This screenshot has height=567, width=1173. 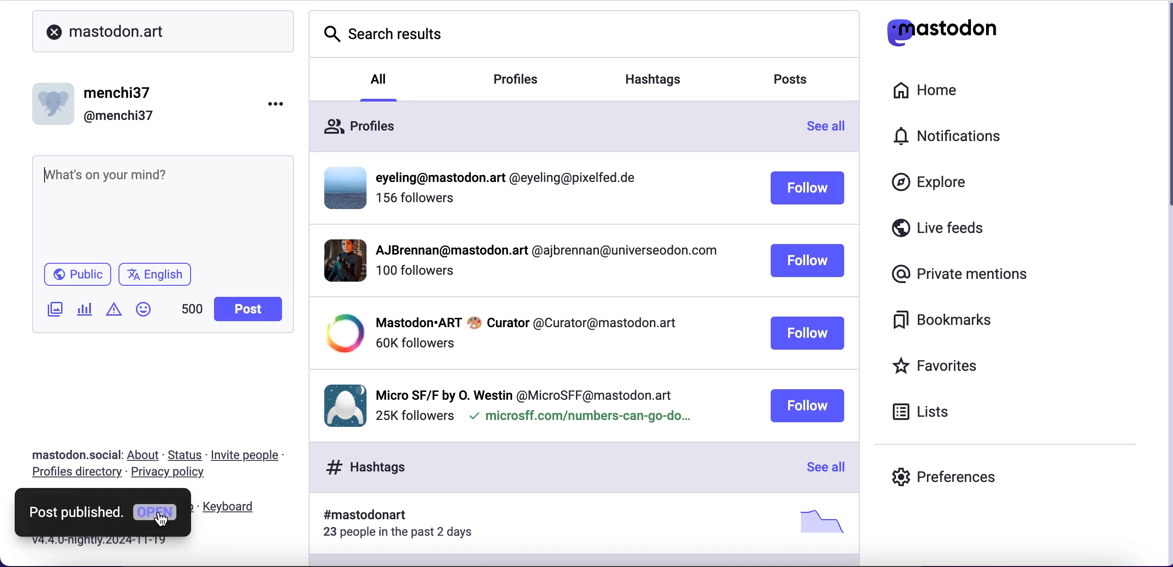 I want to click on mastodon.social, so click(x=73, y=454).